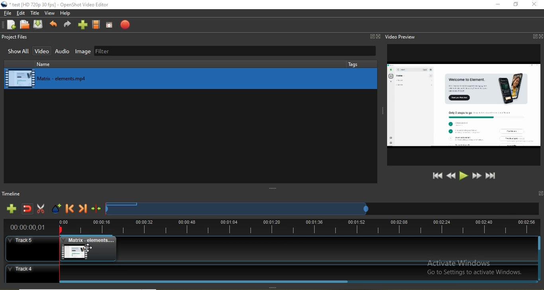 This screenshot has height=290, width=544. I want to click on media library, so click(191, 78).